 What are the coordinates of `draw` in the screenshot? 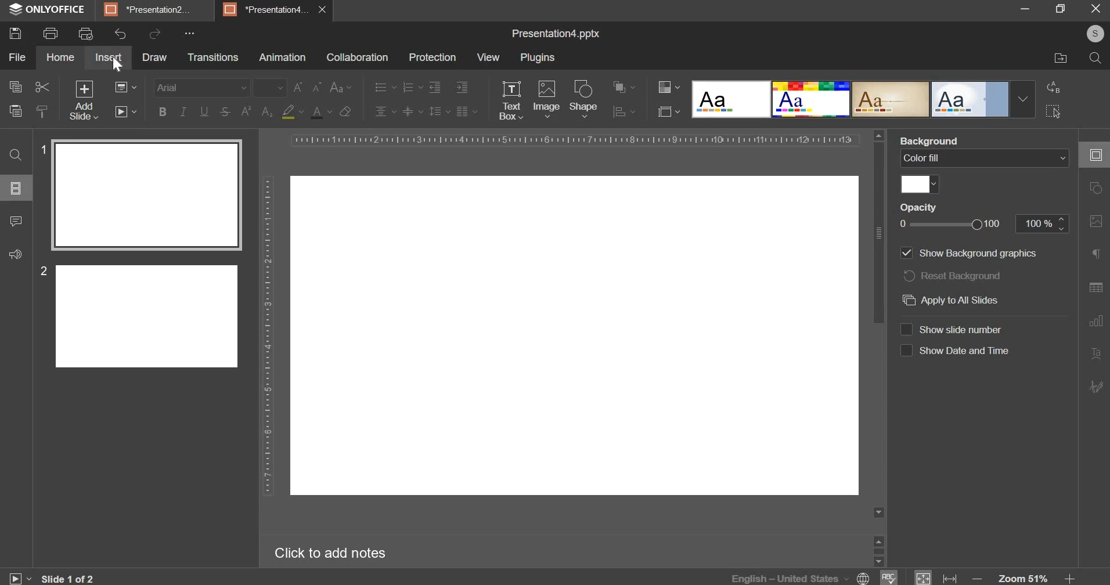 It's located at (155, 56).